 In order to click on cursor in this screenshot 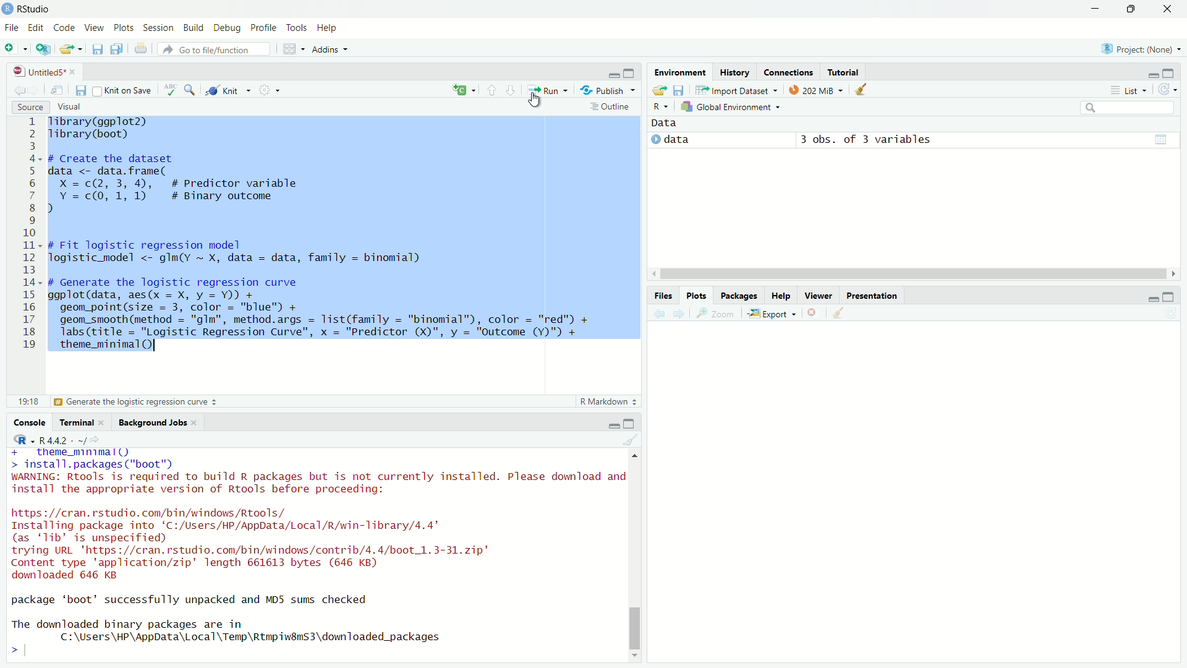, I will do `click(534, 100)`.